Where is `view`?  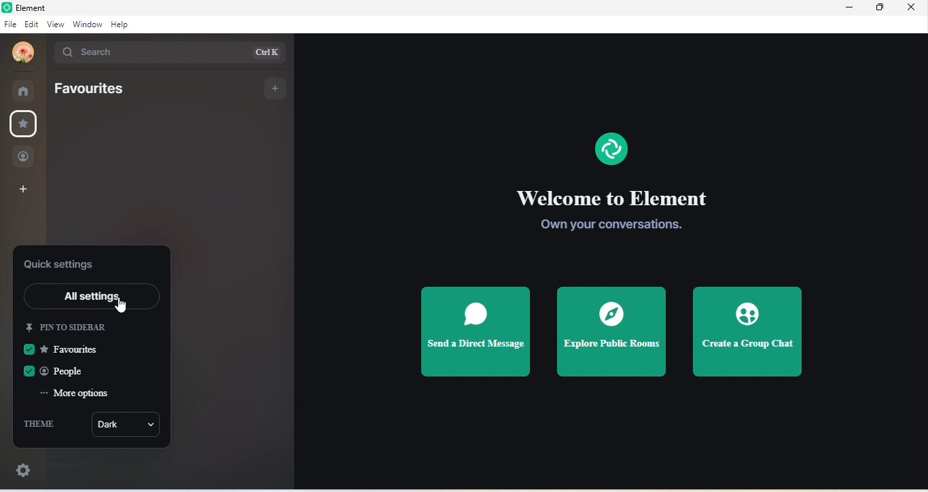
view is located at coordinates (56, 24).